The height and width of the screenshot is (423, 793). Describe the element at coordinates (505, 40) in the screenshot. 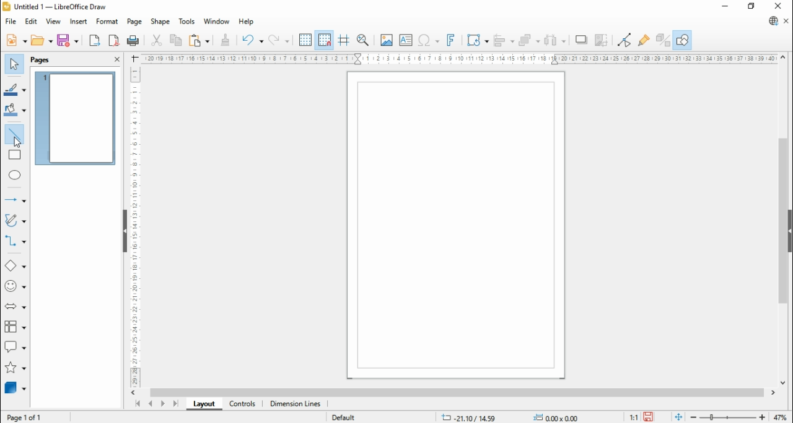

I see `align objects` at that location.